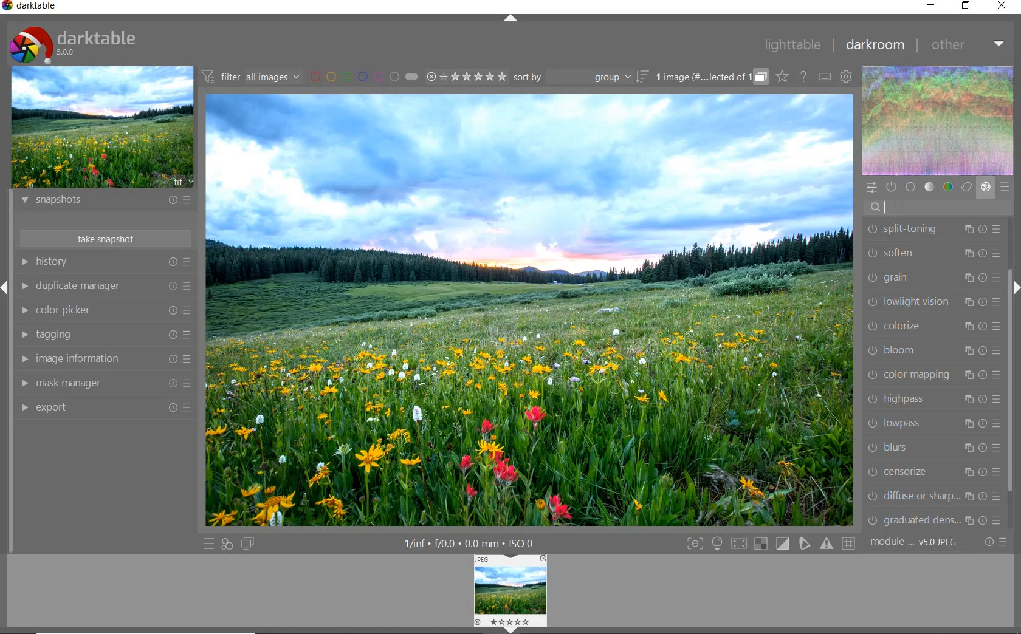 The width and height of the screenshot is (1021, 634). What do you see at coordinates (985, 188) in the screenshot?
I see `effect` at bounding box center [985, 188].